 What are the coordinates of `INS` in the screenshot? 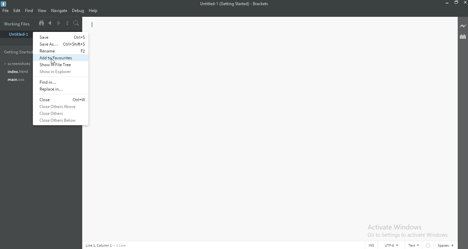 It's located at (372, 246).